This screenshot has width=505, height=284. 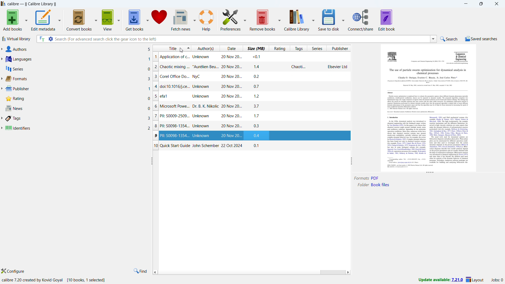 I want to click on languages, so click(x=78, y=59).